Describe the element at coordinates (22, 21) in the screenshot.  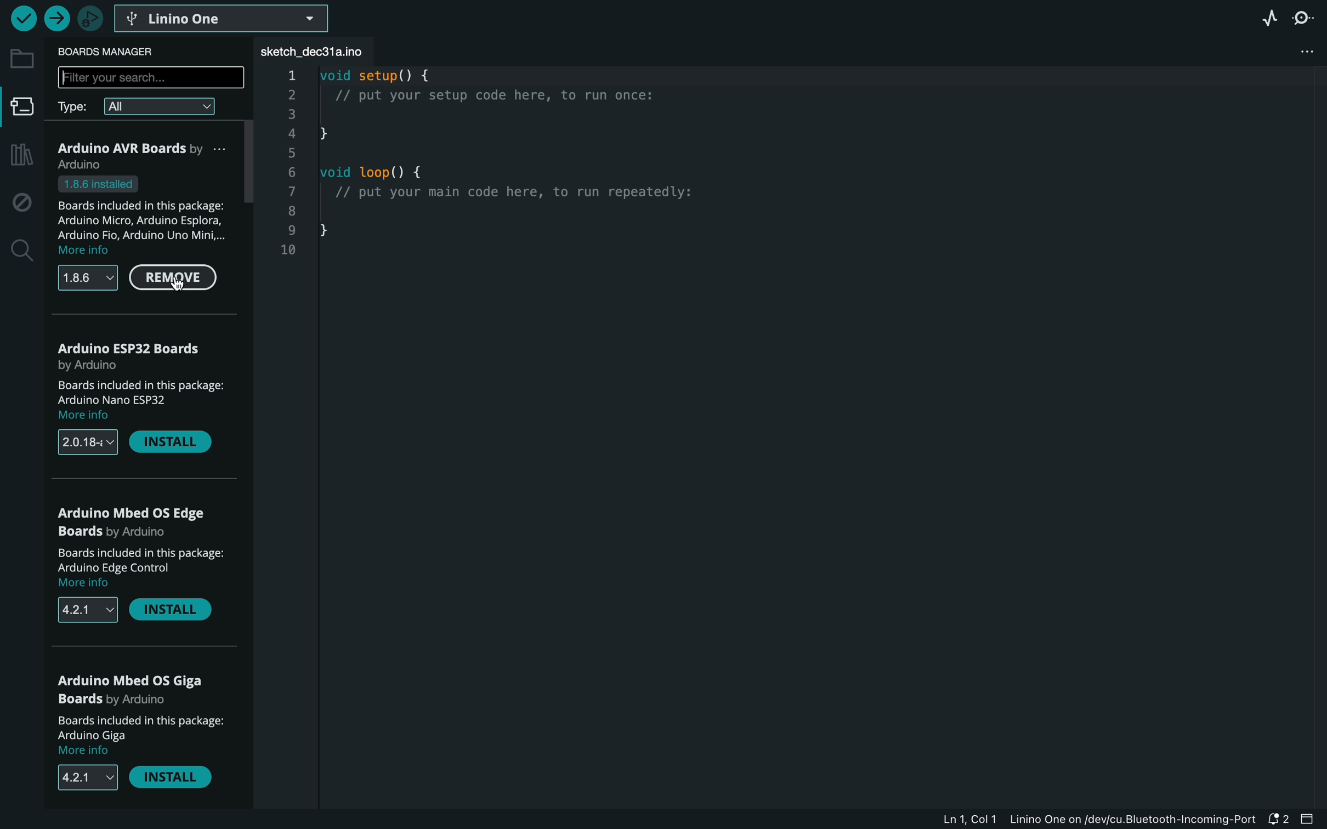
I see `verify` at that location.